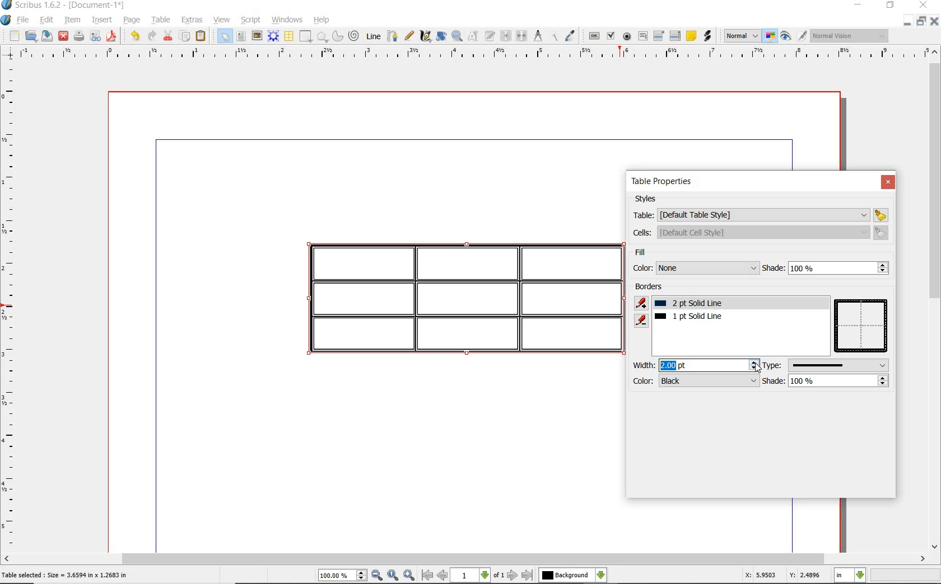 This screenshot has height=584, width=941. I want to click on paste, so click(202, 36).